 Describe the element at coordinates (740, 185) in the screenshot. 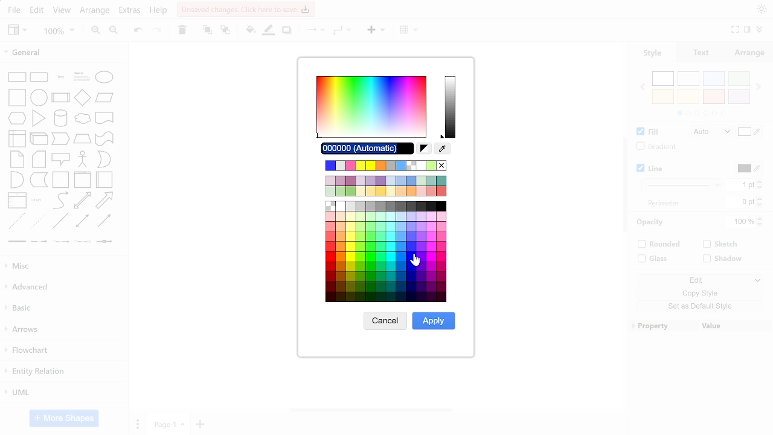

I see `current line width` at that location.